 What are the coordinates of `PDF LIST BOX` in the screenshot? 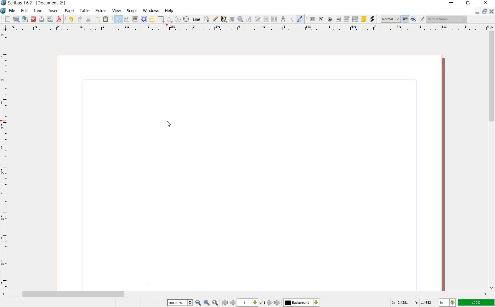 It's located at (355, 19).